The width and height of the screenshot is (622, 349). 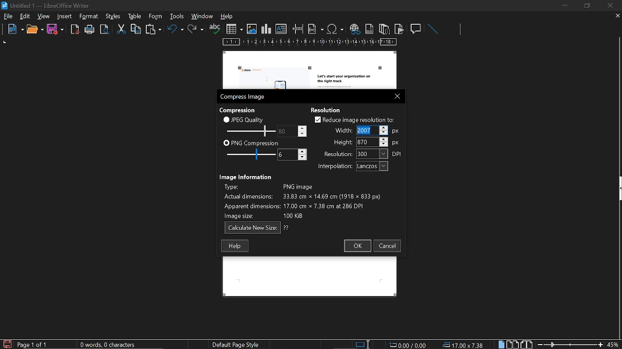 I want to click on png compression scale, so click(x=248, y=154).